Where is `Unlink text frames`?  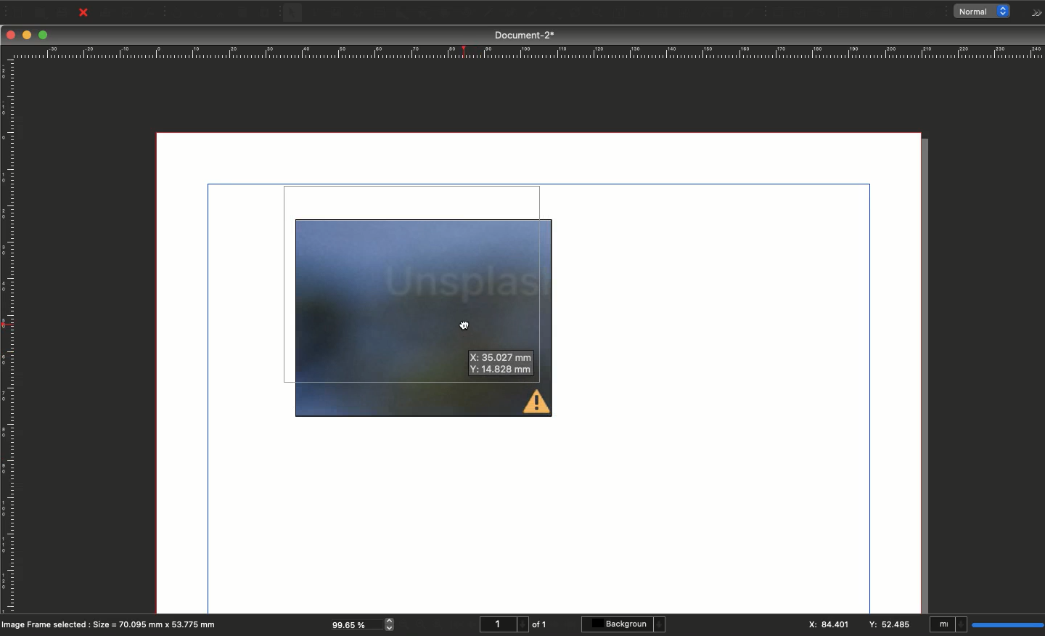 Unlink text frames is located at coordinates (680, 12).